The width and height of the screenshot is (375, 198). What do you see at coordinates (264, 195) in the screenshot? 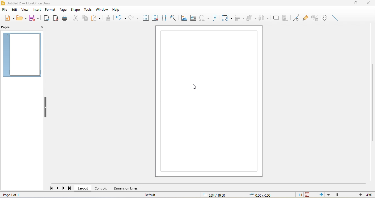
I see `0.00x0.00` at bounding box center [264, 195].